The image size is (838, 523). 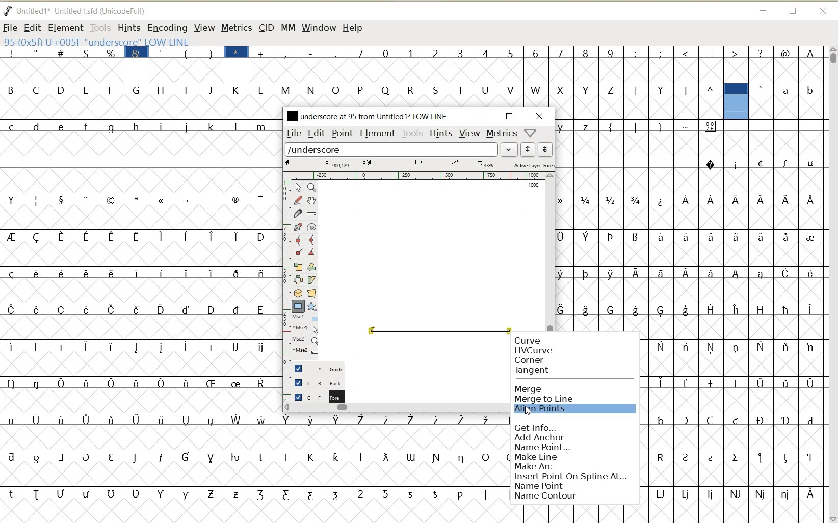 What do you see at coordinates (501, 133) in the screenshot?
I see `metrics` at bounding box center [501, 133].